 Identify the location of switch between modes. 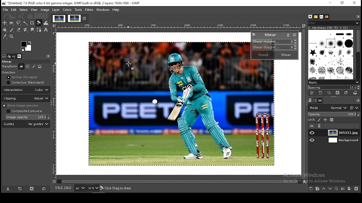
(355, 108).